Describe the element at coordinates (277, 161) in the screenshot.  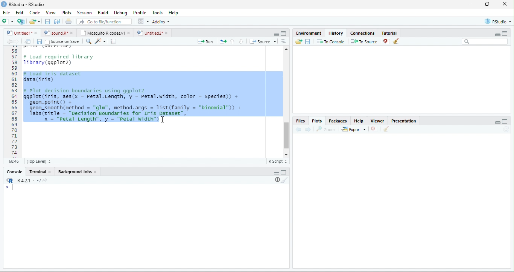
I see `R Script` at that location.